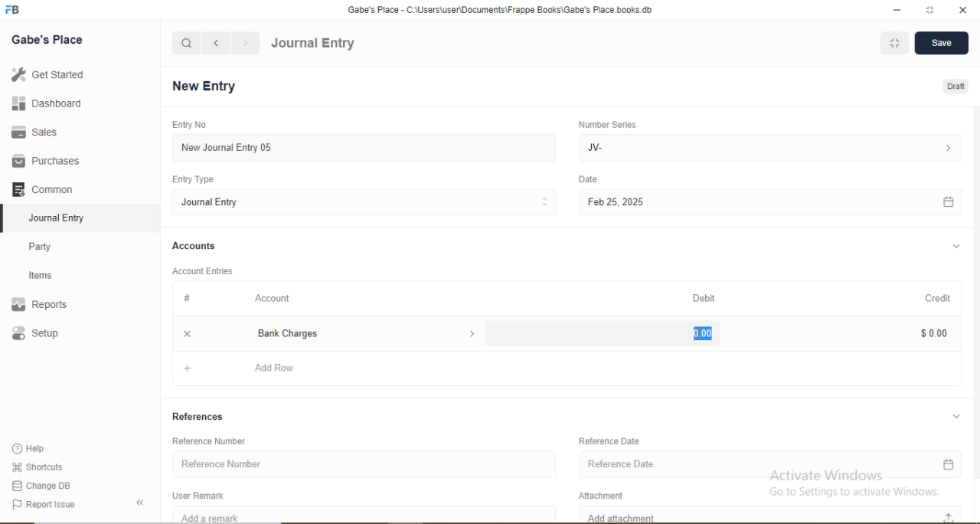  Describe the element at coordinates (6, 218) in the screenshot. I see `selected` at that location.